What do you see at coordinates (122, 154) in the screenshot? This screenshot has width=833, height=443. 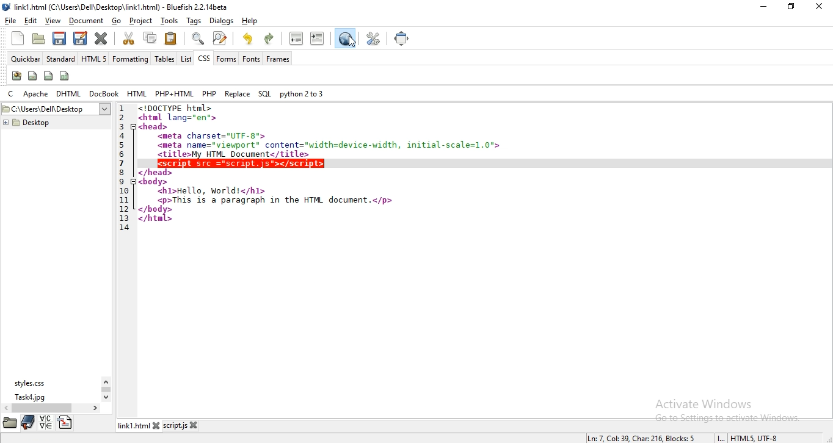 I see `6` at bounding box center [122, 154].